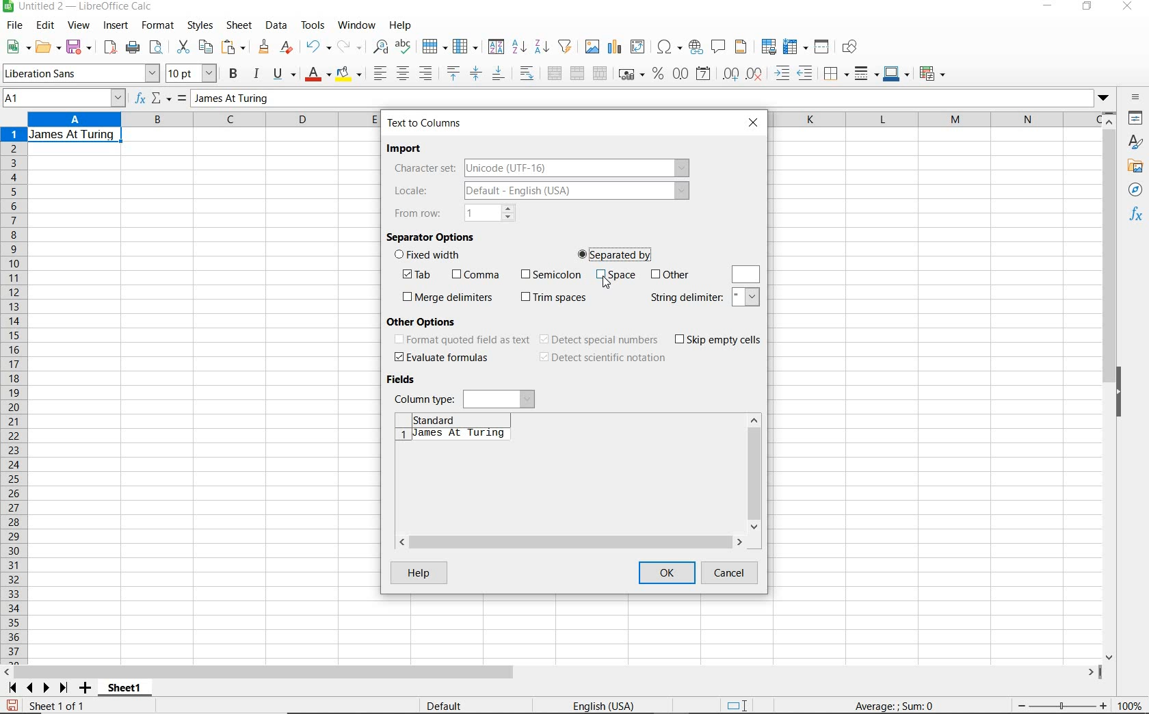 This screenshot has height=714, width=1149. I want to click on gallery, so click(1135, 168).